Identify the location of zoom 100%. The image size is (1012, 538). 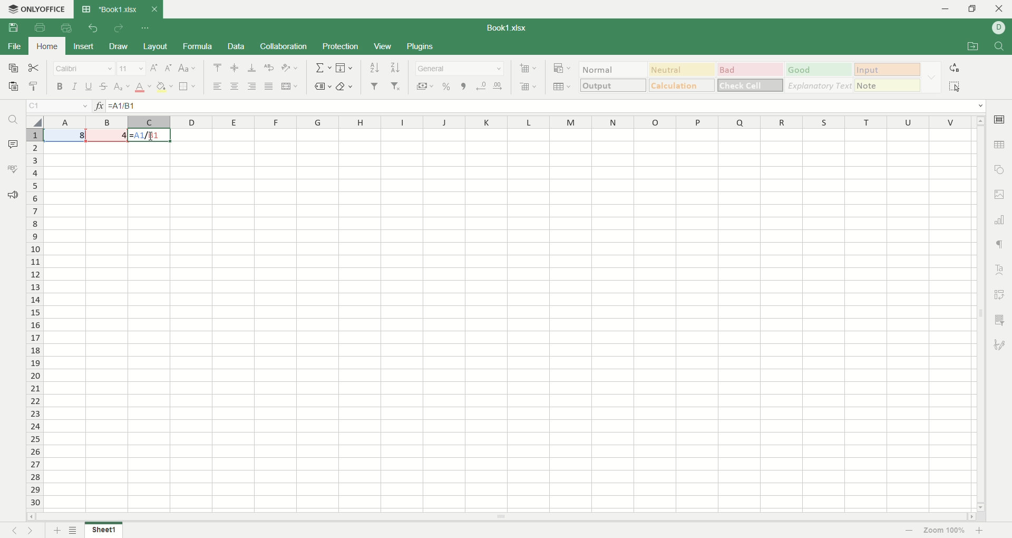
(945, 530).